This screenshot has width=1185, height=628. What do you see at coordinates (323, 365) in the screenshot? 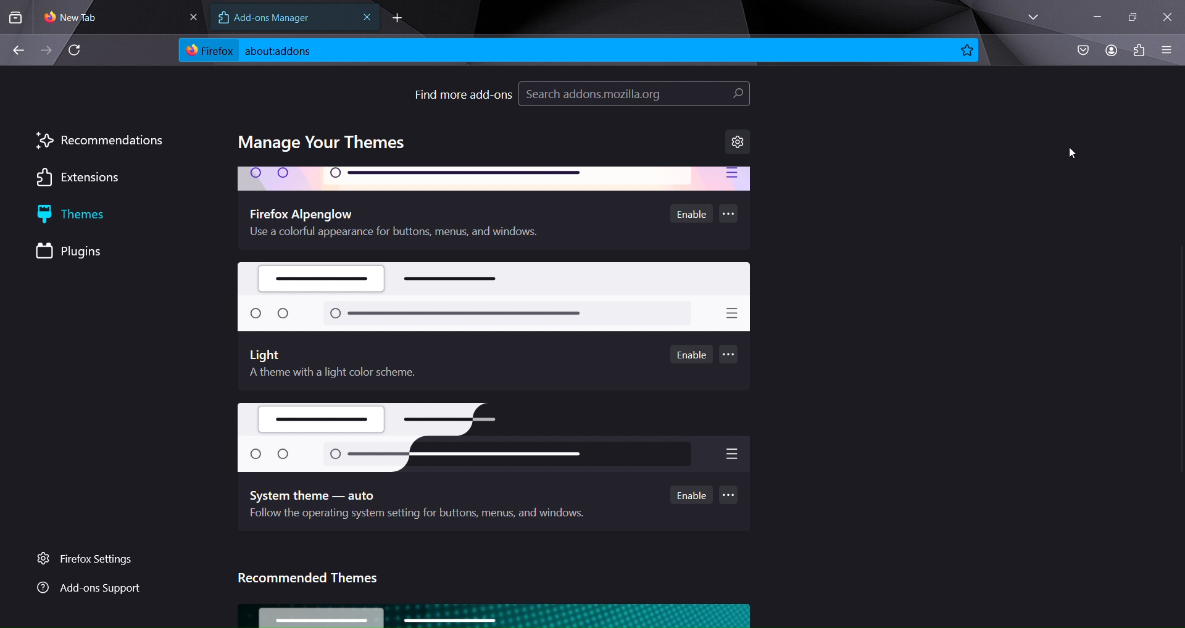
I see `Light
A theme with a light color scheme.` at bounding box center [323, 365].